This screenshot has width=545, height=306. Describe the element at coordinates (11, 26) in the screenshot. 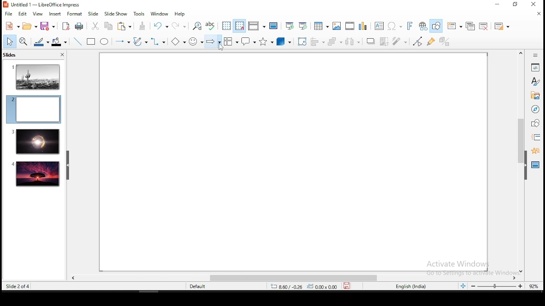

I see `new` at that location.